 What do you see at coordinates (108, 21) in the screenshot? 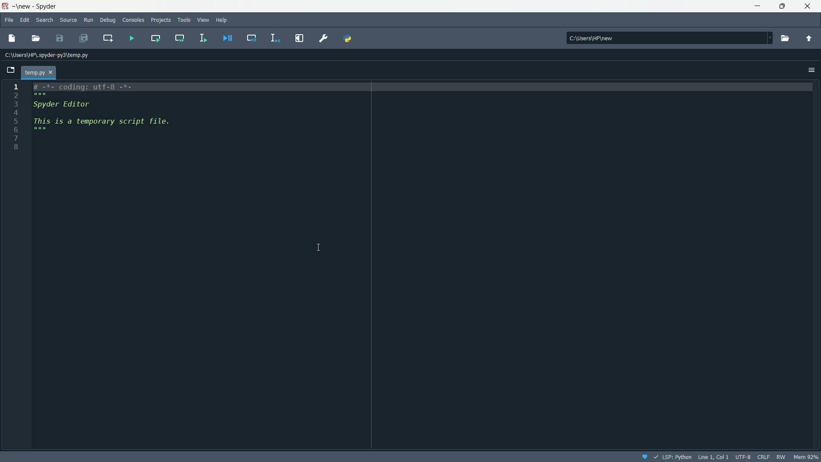
I see `Debug` at bounding box center [108, 21].